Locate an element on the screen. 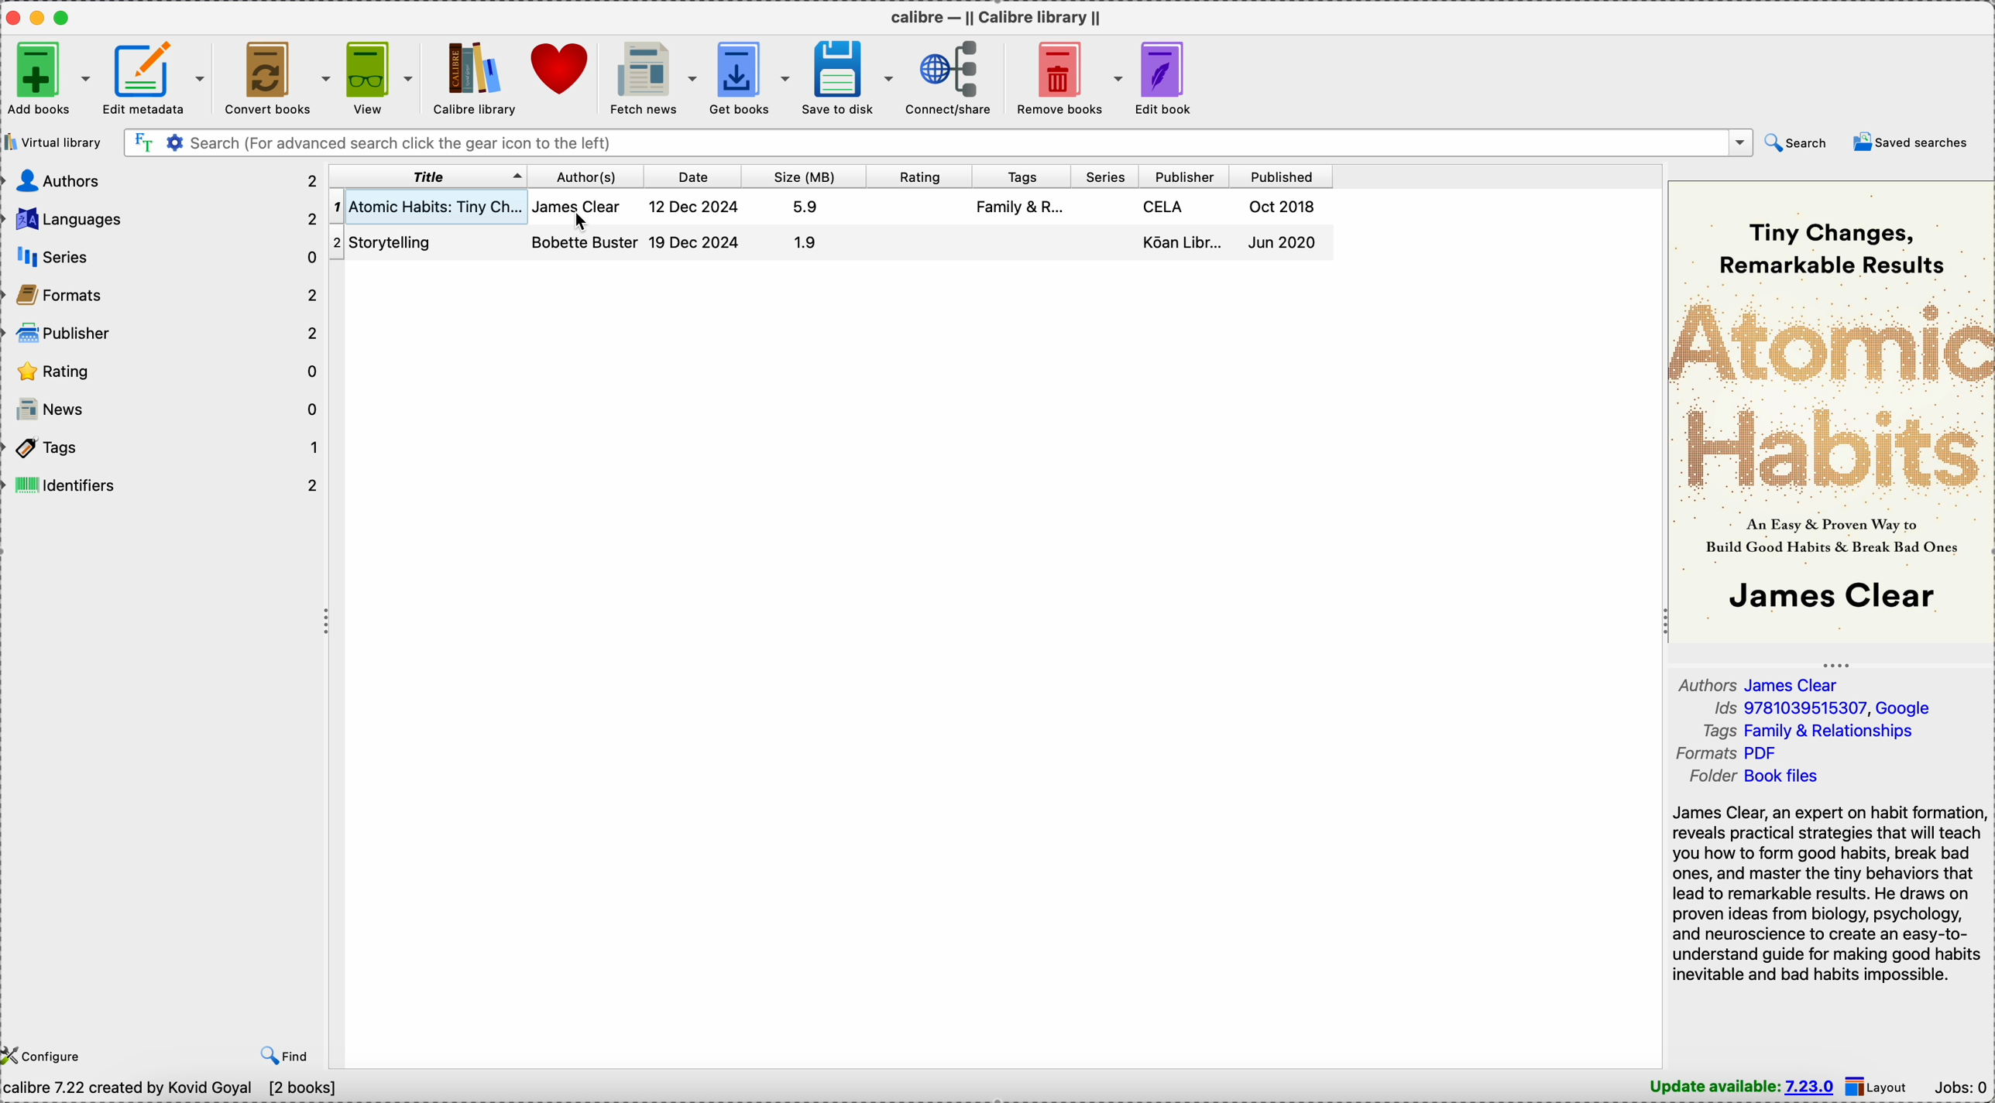 This screenshot has width=1995, height=1103. Storytelling book details is located at coordinates (829, 246).